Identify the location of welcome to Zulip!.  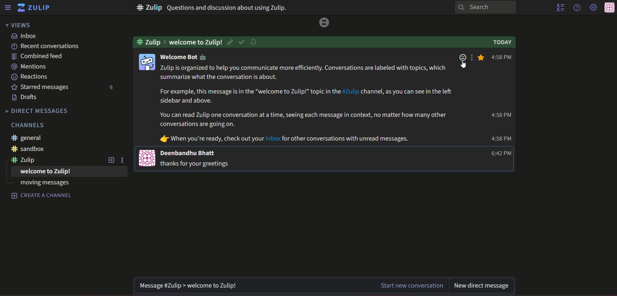
(196, 42).